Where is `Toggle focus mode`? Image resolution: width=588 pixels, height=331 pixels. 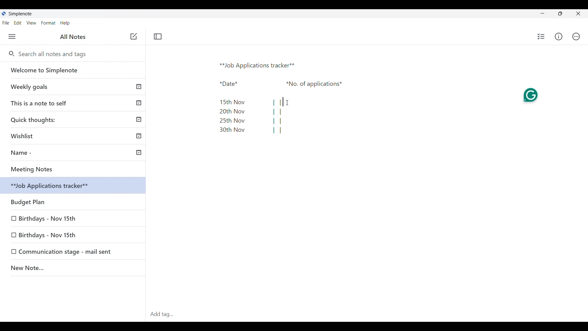
Toggle focus mode is located at coordinates (157, 36).